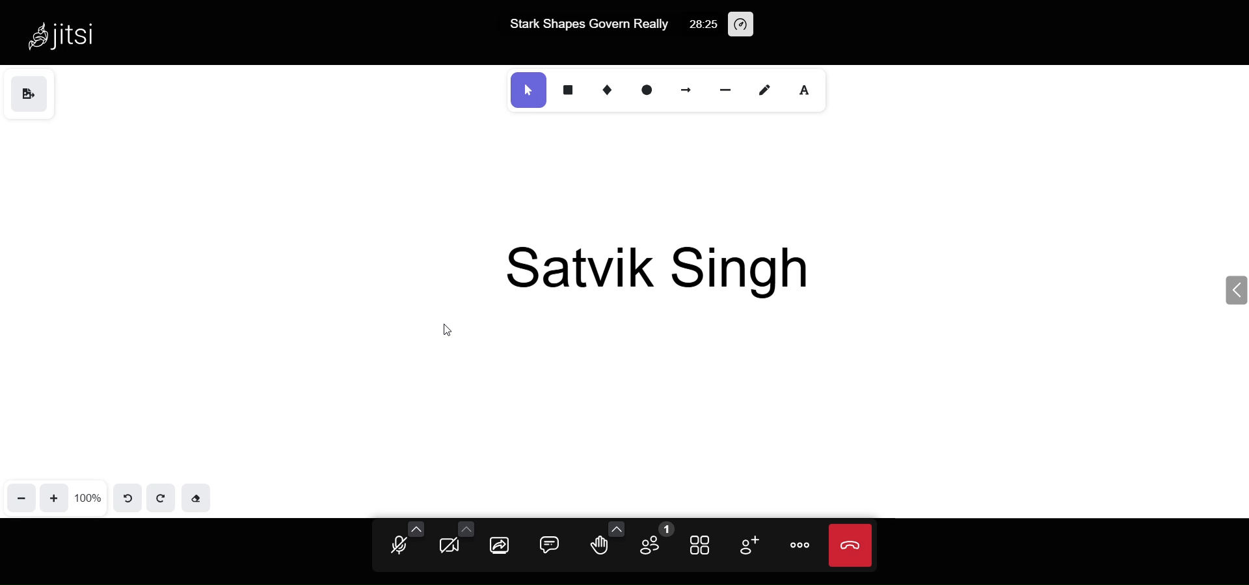 Image resolution: width=1249 pixels, height=585 pixels. I want to click on text, so click(808, 88).